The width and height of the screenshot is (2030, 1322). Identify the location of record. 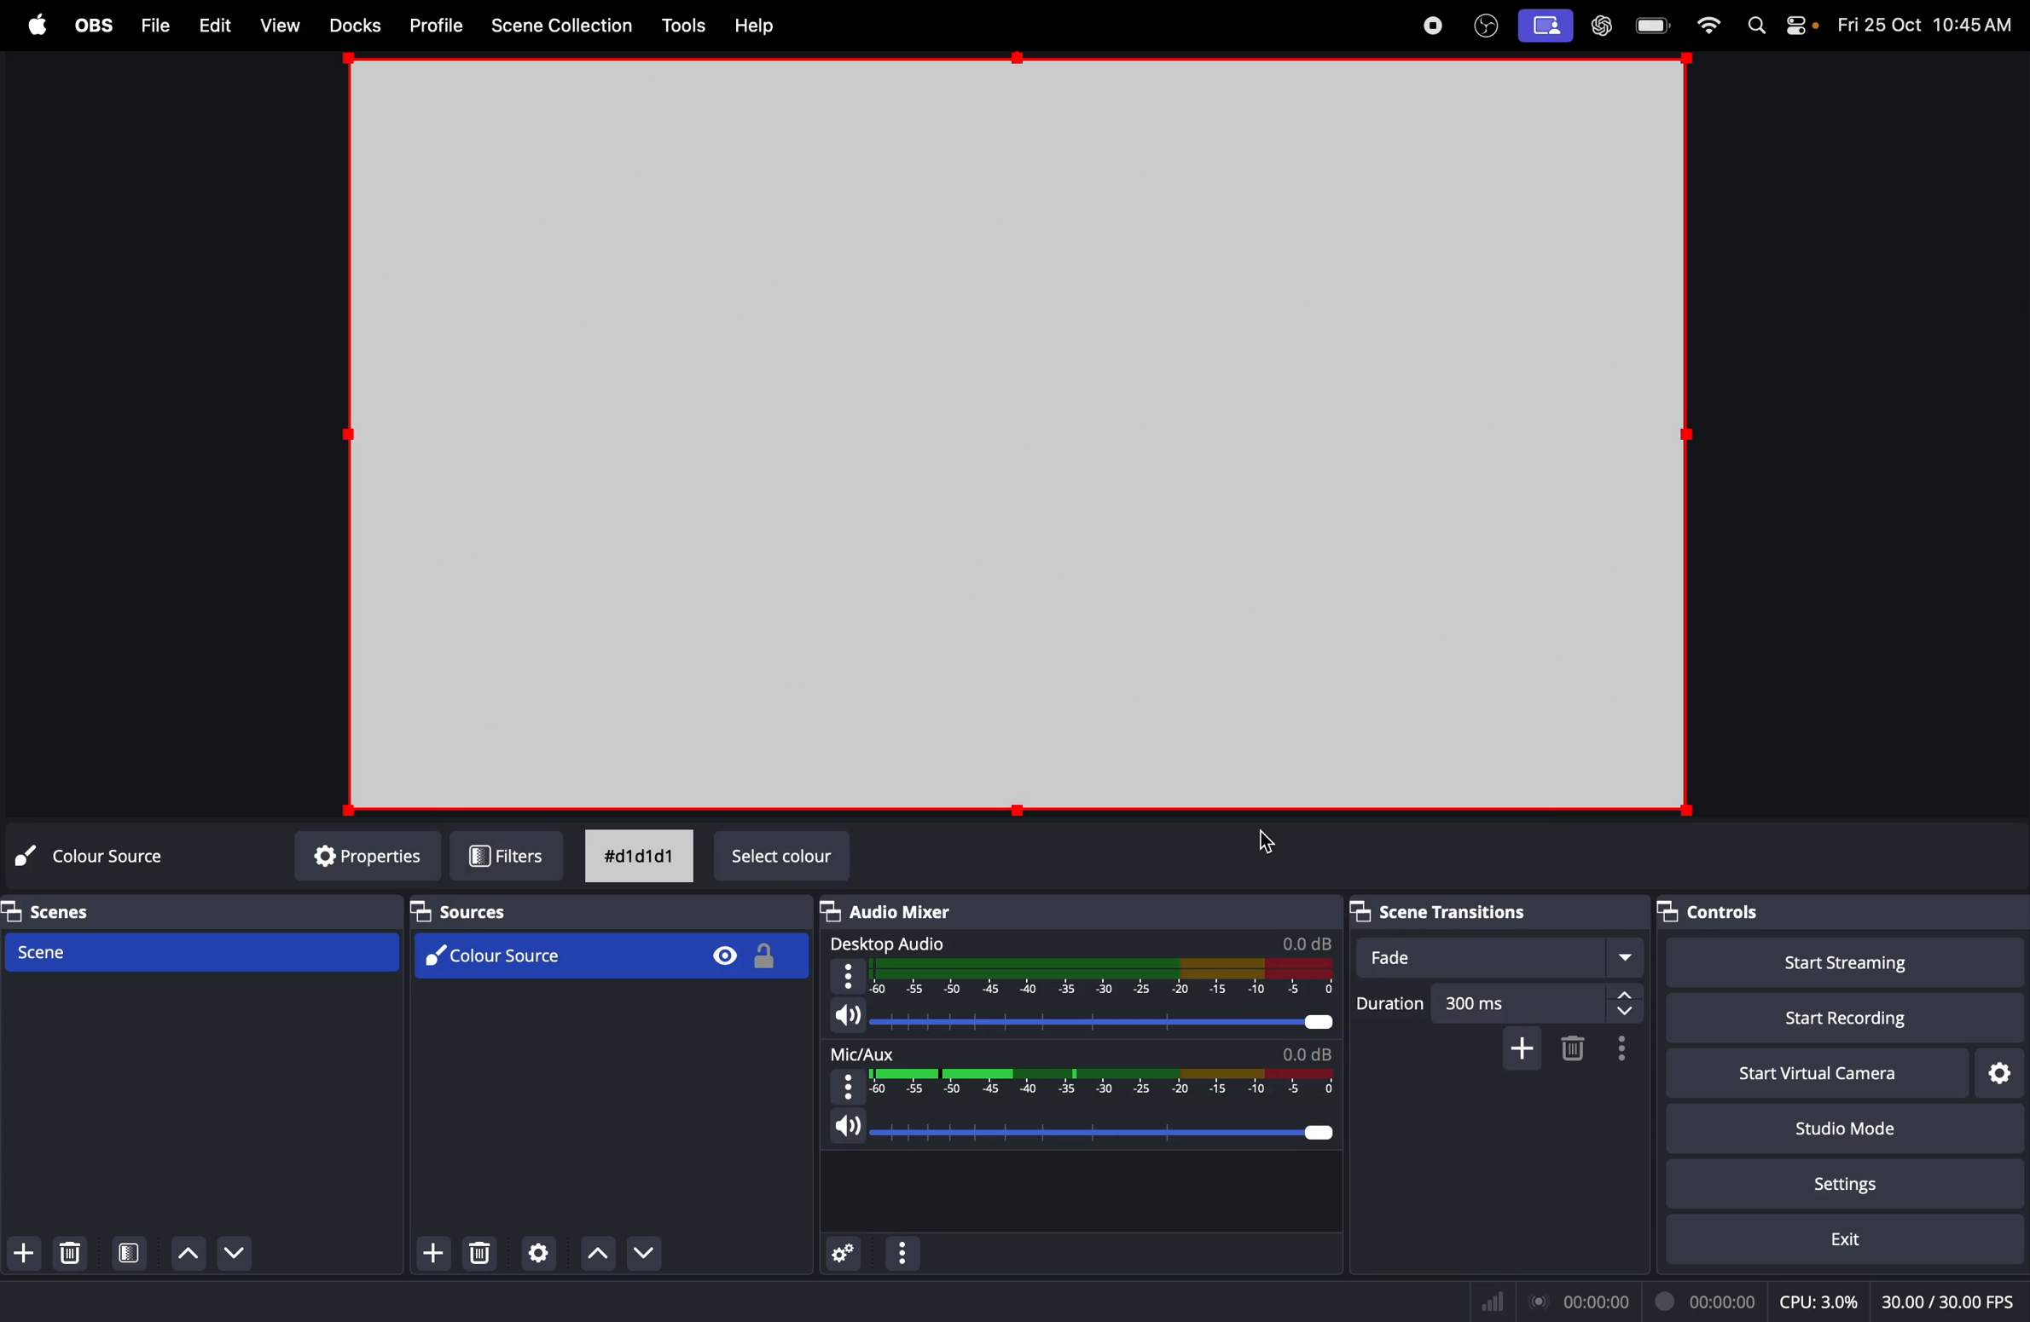
(1431, 26).